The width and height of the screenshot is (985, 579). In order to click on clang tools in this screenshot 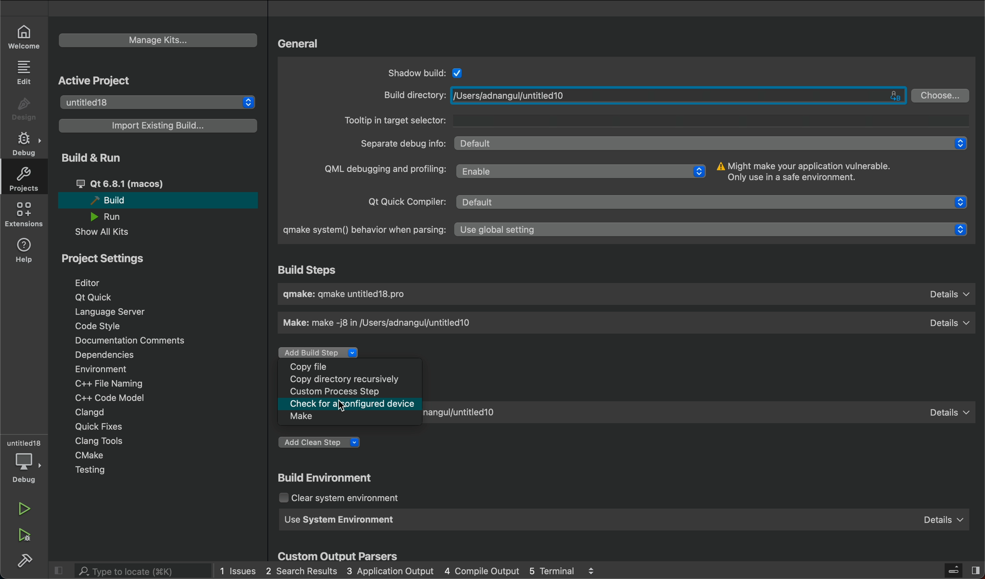, I will do `click(103, 441)`.